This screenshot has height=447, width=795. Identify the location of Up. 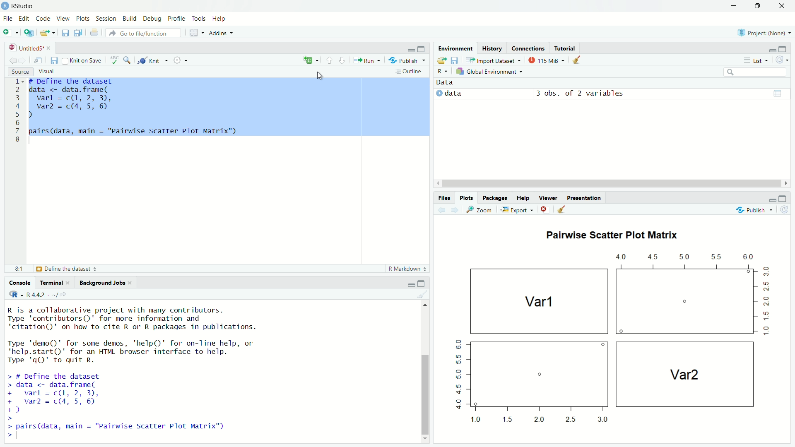
(425, 305).